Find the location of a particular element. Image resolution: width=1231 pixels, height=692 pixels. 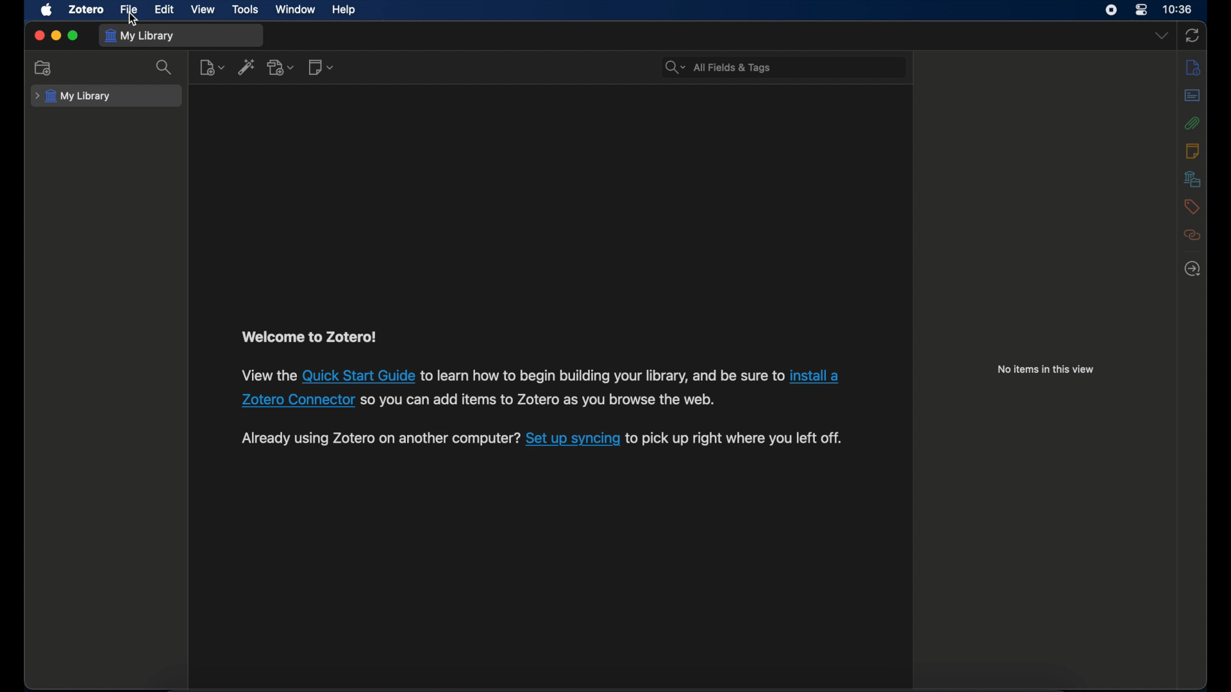

search bar is located at coordinates (717, 67).